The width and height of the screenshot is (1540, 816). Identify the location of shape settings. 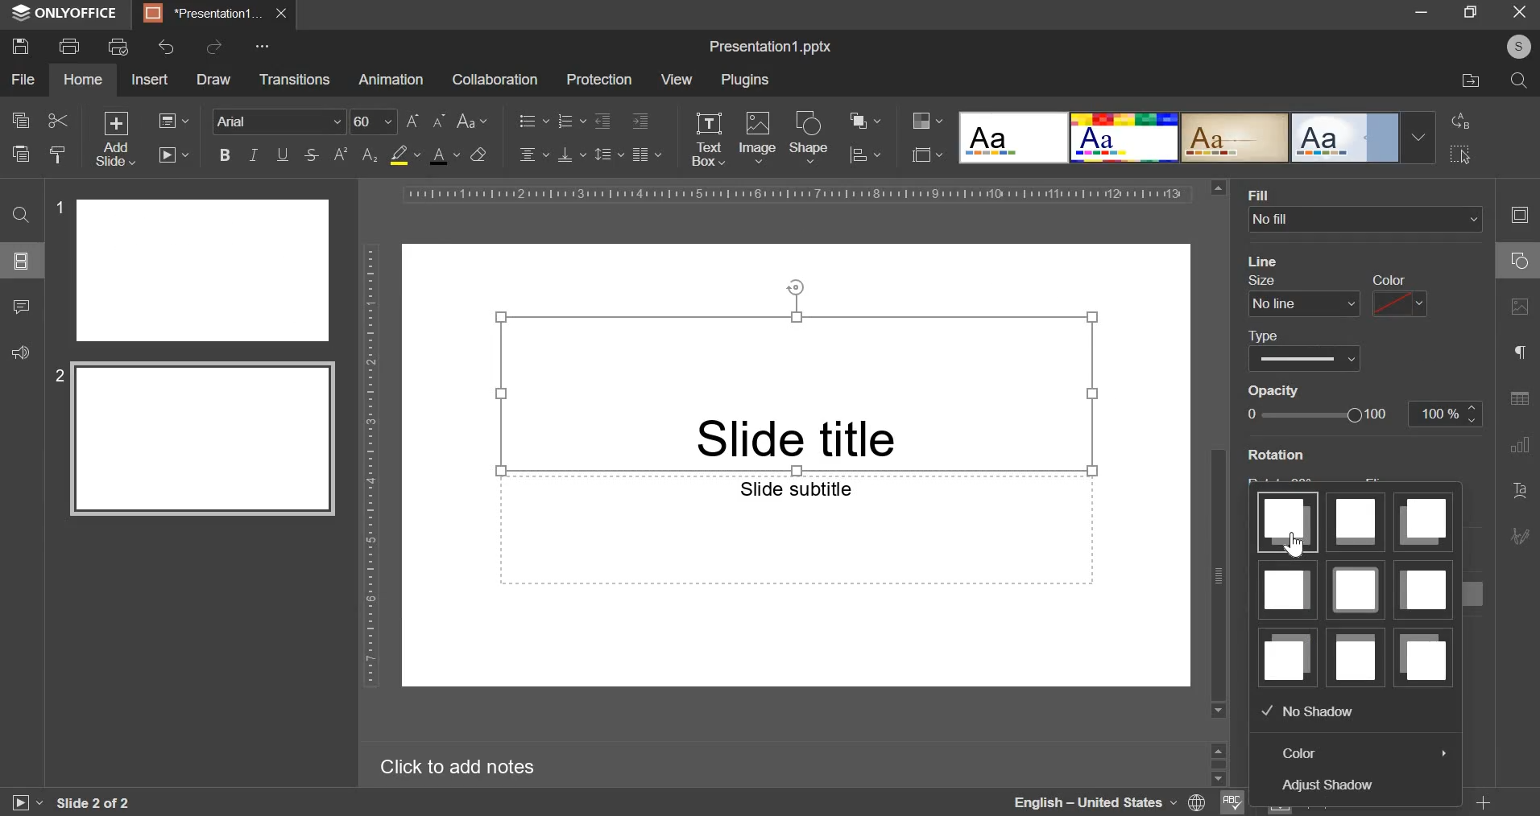
(1516, 262).